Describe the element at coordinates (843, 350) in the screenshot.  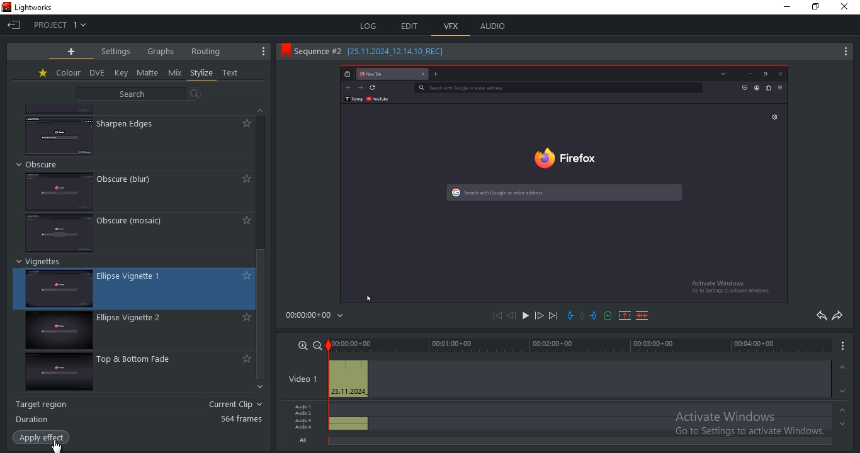
I see `Show settings menu` at that location.